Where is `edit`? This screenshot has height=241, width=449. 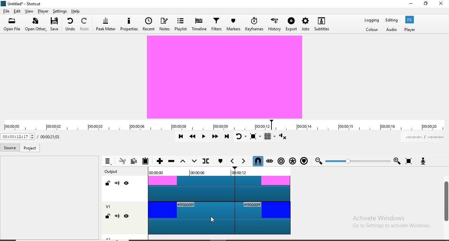
edit is located at coordinates (17, 11).